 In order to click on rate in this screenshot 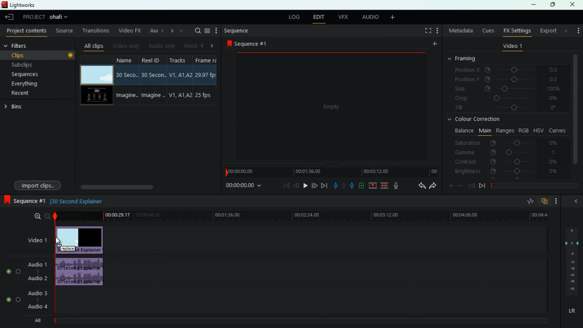, I will do `click(530, 202)`.